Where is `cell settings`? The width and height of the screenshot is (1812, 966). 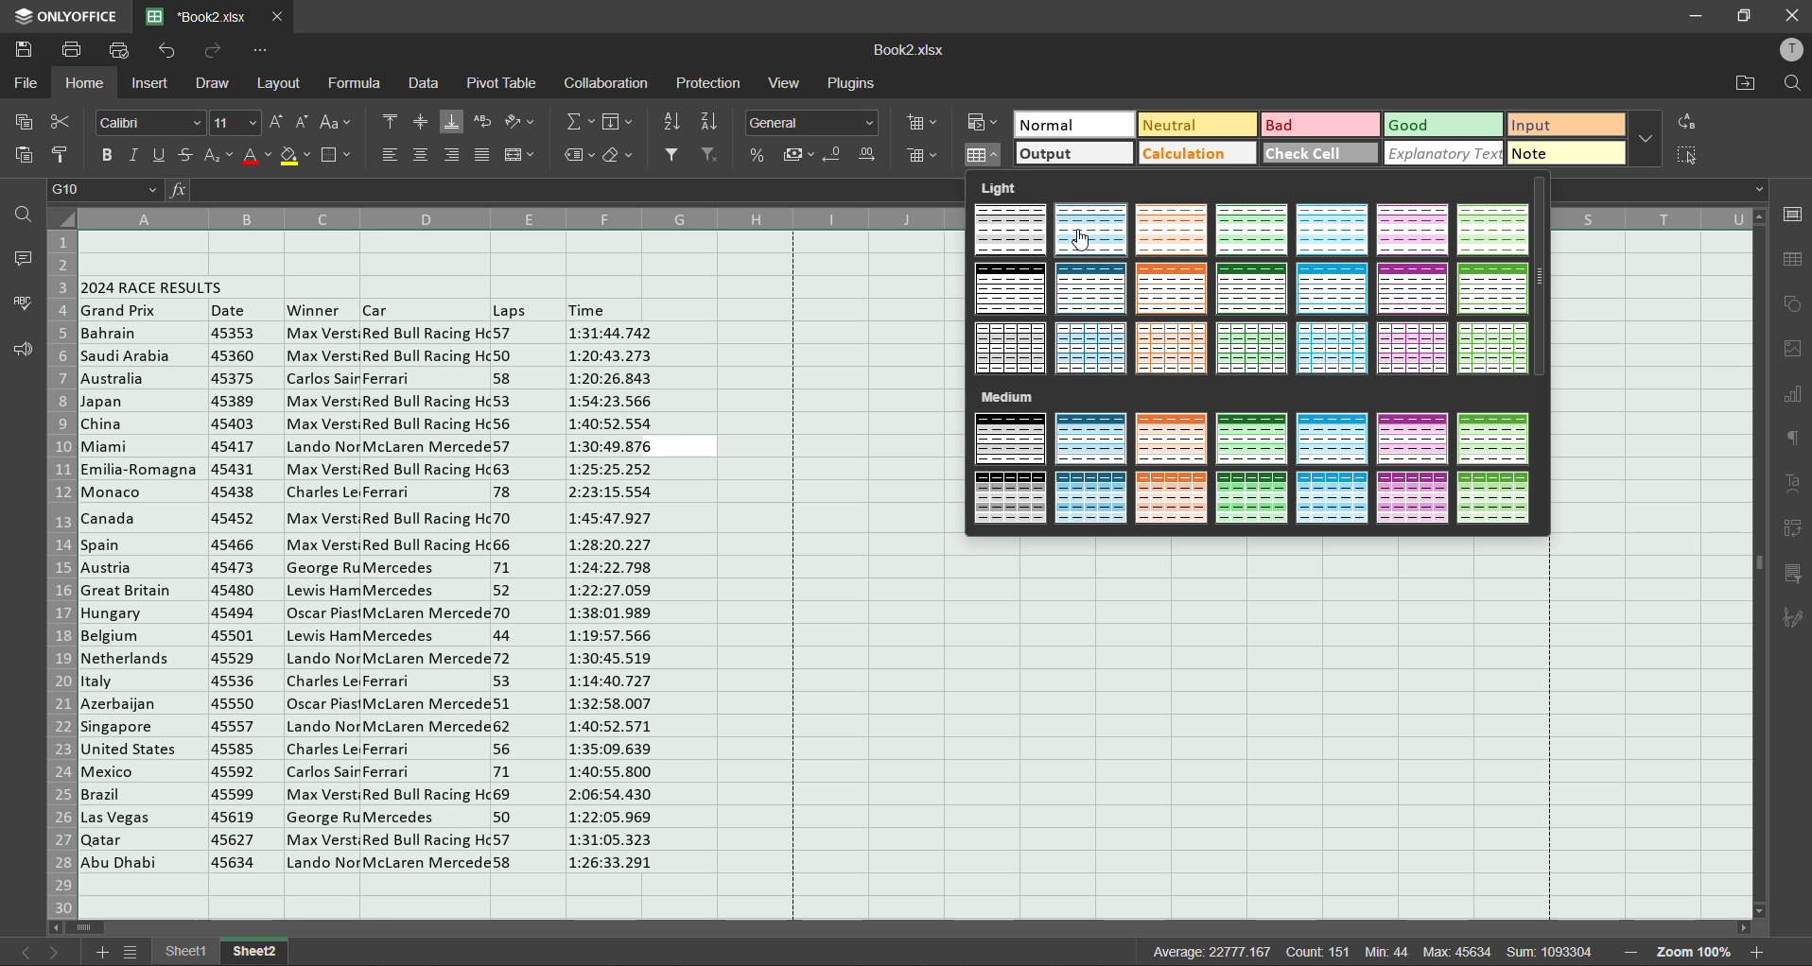 cell settings is located at coordinates (1794, 215).